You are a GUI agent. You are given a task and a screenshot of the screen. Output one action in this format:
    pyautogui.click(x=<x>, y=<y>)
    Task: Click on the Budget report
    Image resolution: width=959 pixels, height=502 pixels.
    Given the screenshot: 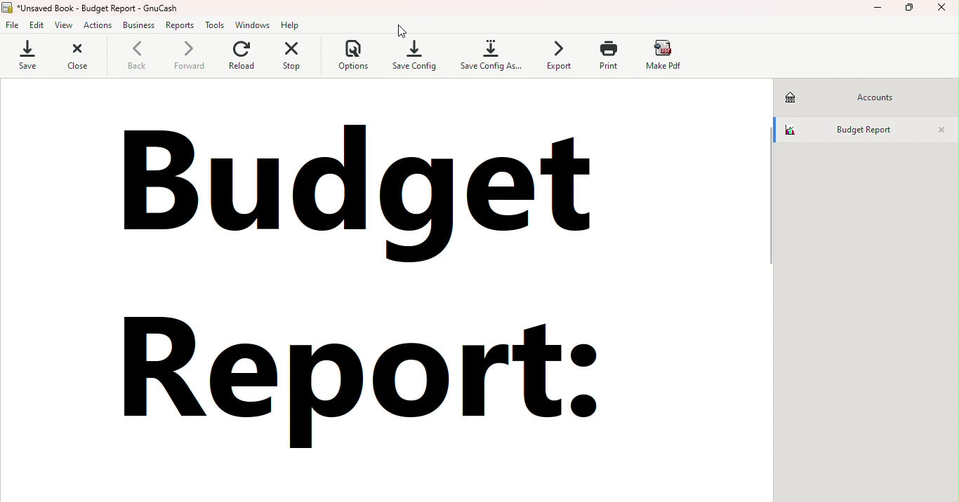 What is the action you would take?
    pyautogui.click(x=848, y=128)
    